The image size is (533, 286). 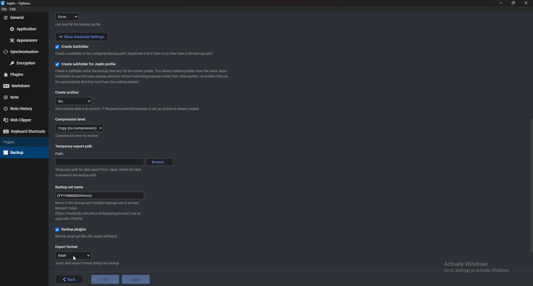 I want to click on Mark down, so click(x=21, y=85).